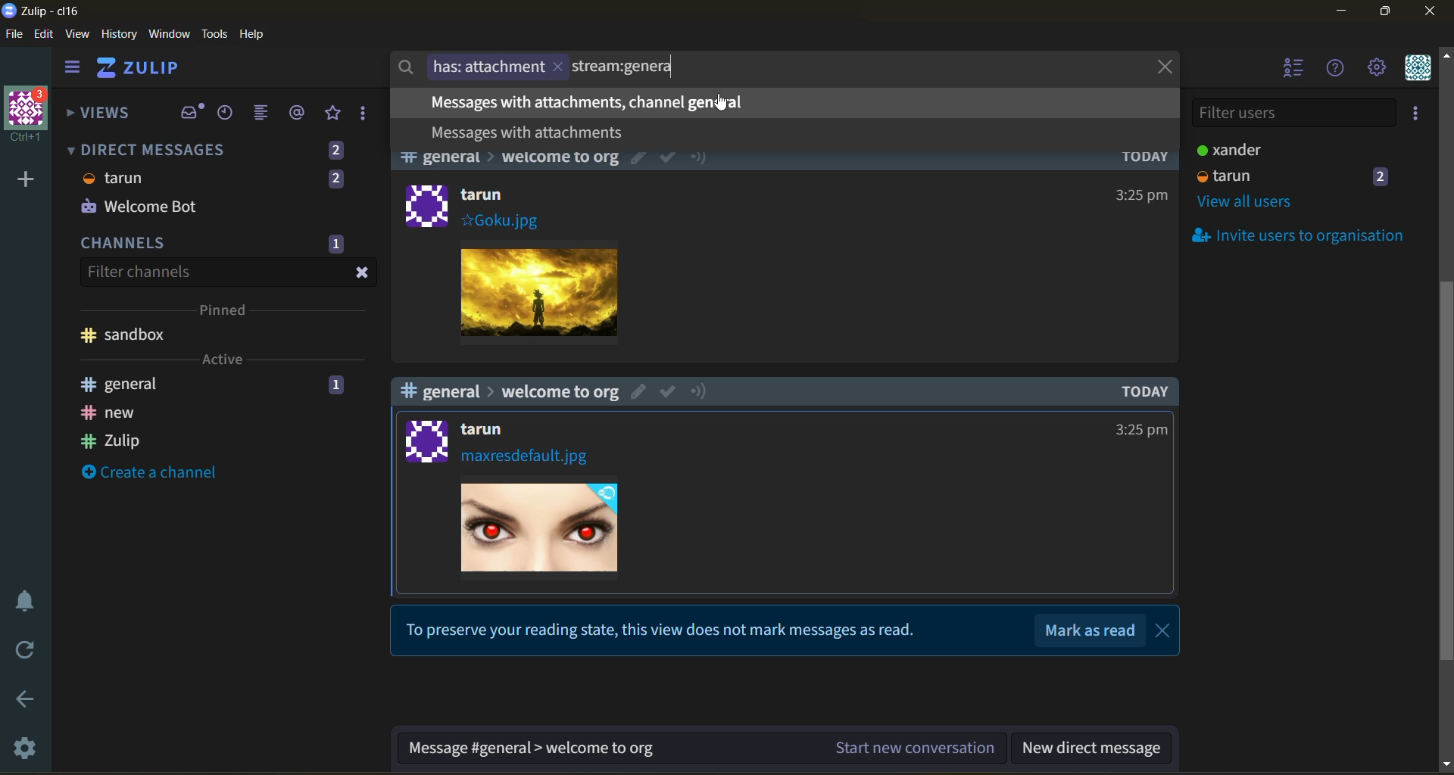 The image size is (1454, 775). Describe the element at coordinates (1226, 149) in the screenshot. I see `xander` at that location.